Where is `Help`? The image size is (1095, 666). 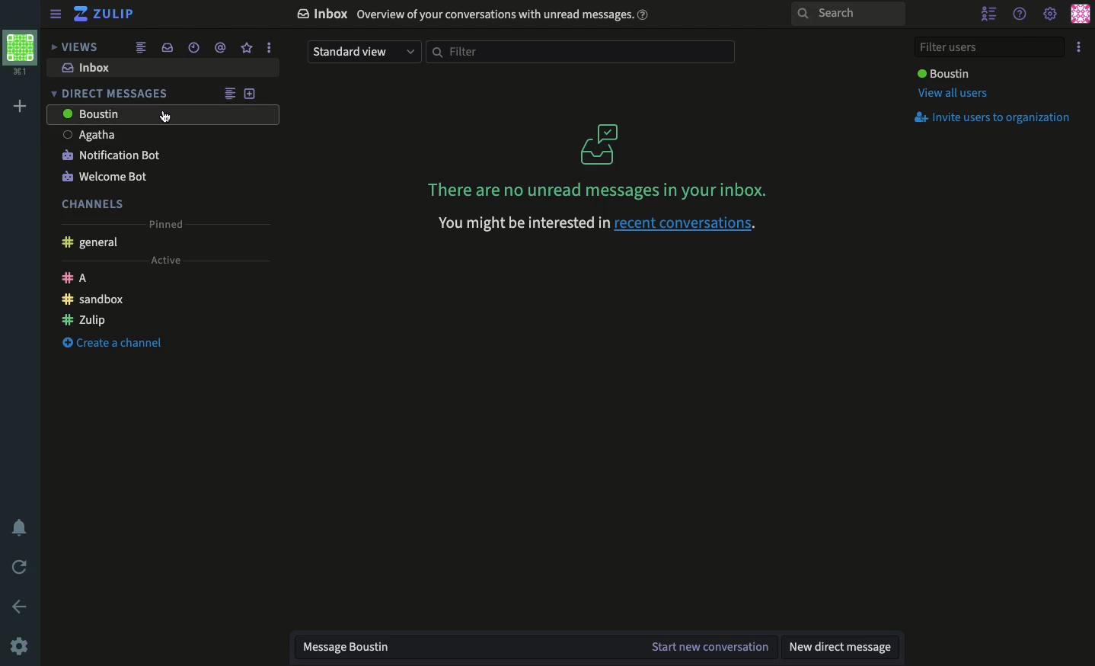 Help is located at coordinates (1020, 13).